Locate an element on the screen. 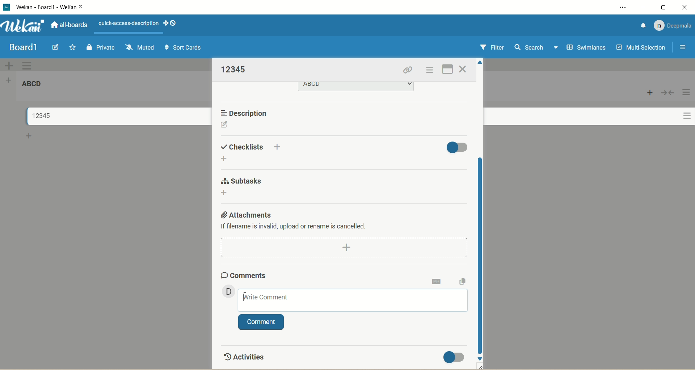 The image size is (695, 370). description is located at coordinates (247, 113).